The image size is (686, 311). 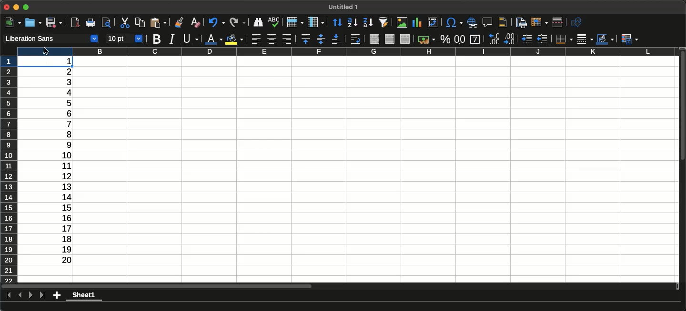 I want to click on 18, so click(x=59, y=238).